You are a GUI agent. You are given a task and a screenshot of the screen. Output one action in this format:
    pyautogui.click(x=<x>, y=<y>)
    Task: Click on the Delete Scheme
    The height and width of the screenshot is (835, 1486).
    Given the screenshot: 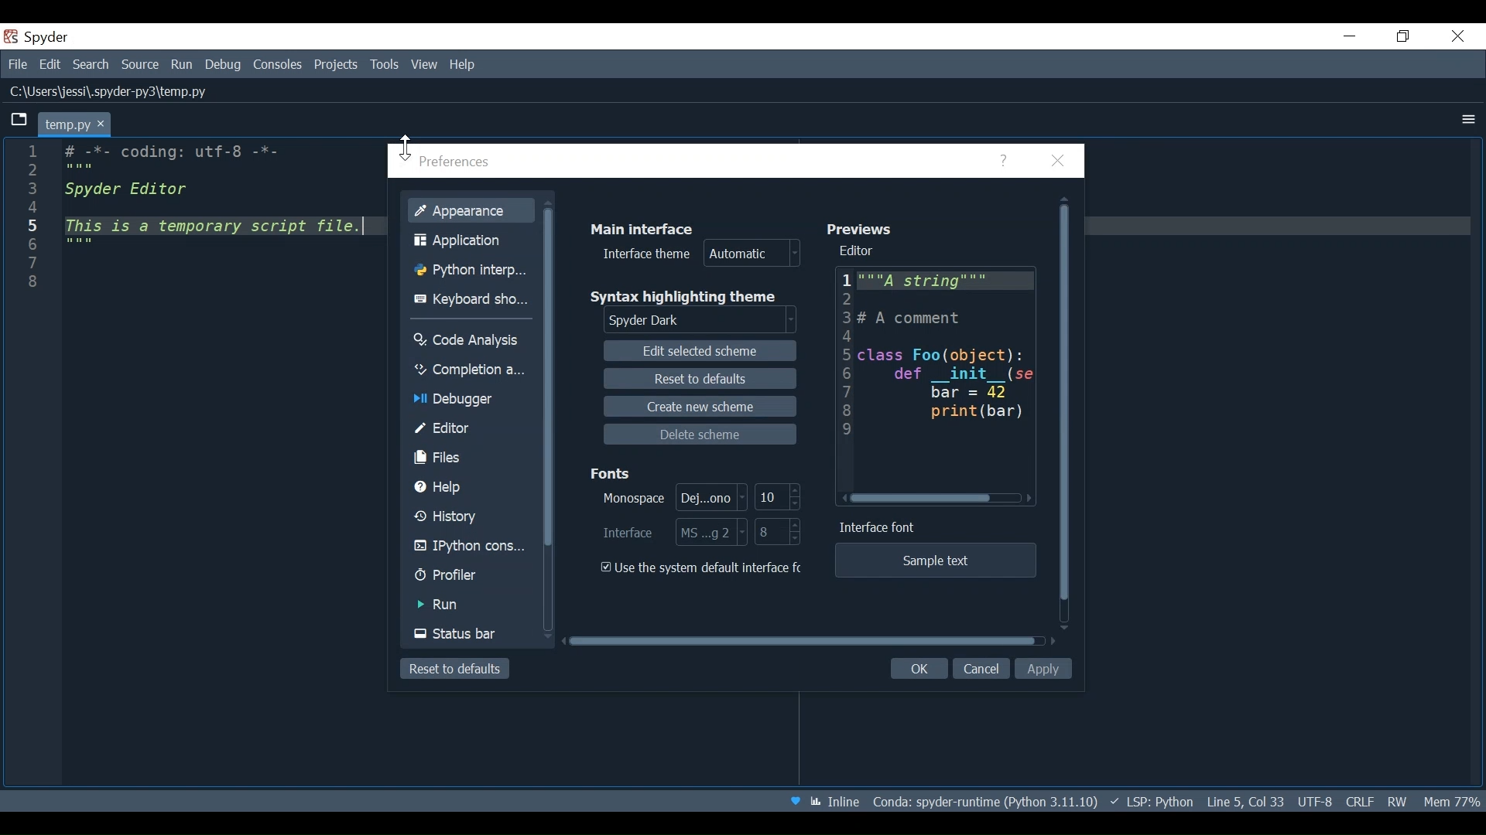 What is the action you would take?
    pyautogui.click(x=700, y=434)
    